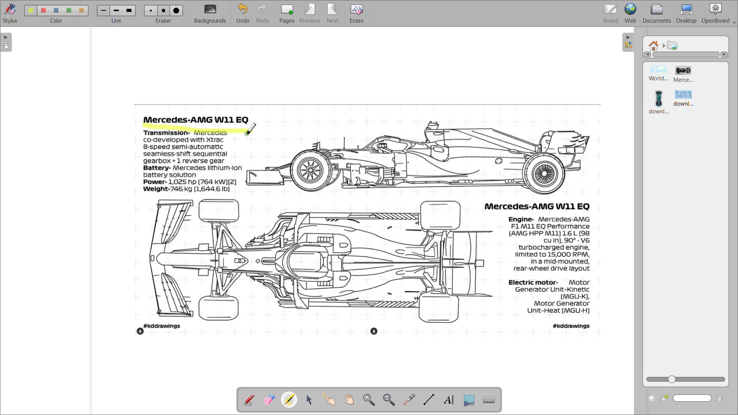  I want to click on erase annotation, so click(270, 400).